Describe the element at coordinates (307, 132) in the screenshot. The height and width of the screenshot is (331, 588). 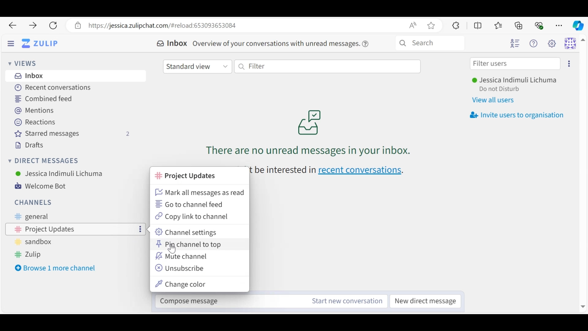
I see `unread messages` at that location.